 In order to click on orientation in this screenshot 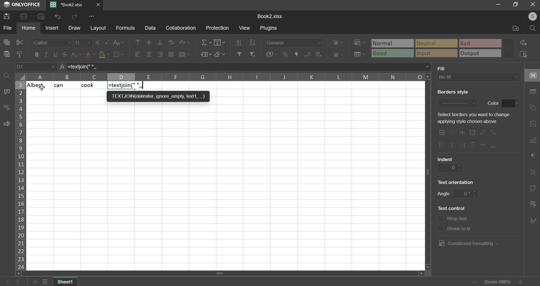, I will do `click(185, 42)`.